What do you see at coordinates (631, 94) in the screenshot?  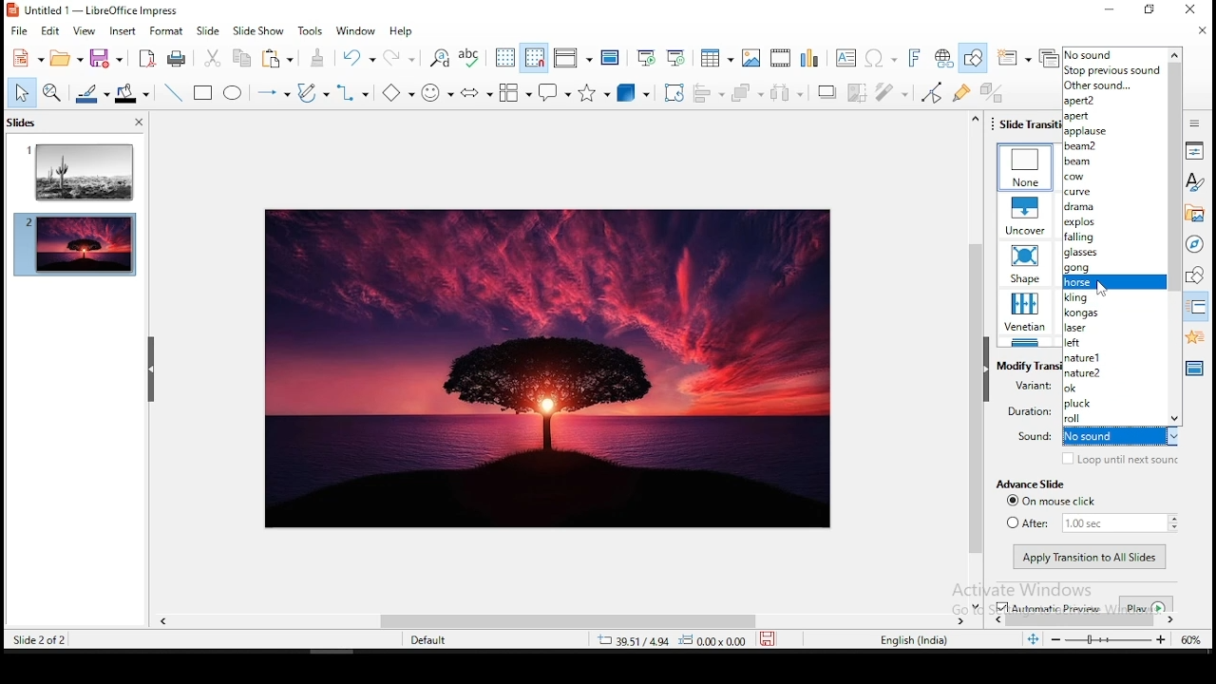 I see `3D objects` at bounding box center [631, 94].